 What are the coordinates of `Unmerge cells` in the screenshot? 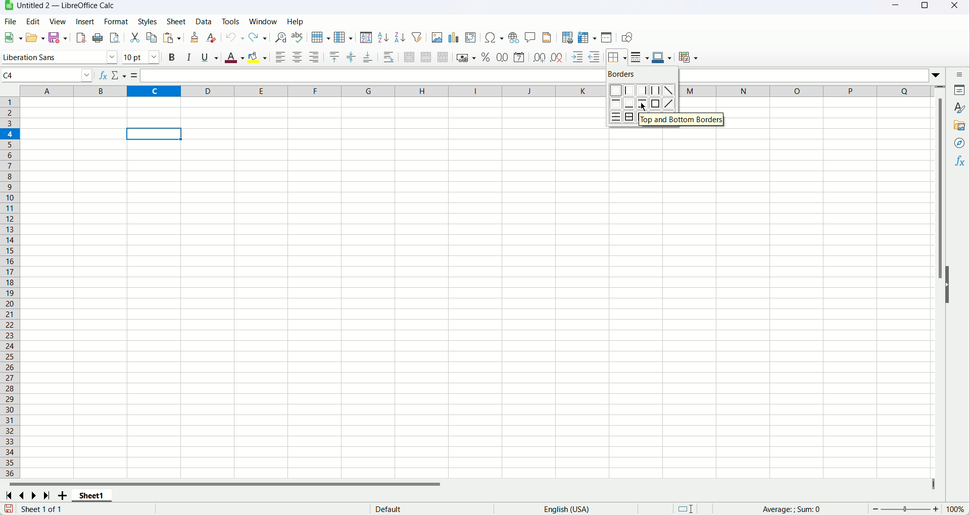 It's located at (443, 57).